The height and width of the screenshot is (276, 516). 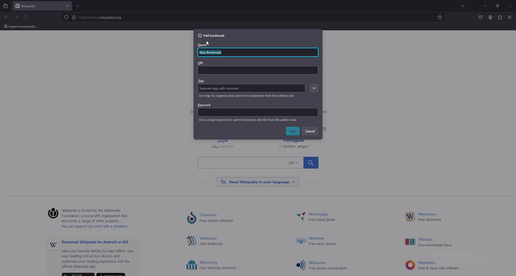 I want to click on recent browsing, so click(x=6, y=6).